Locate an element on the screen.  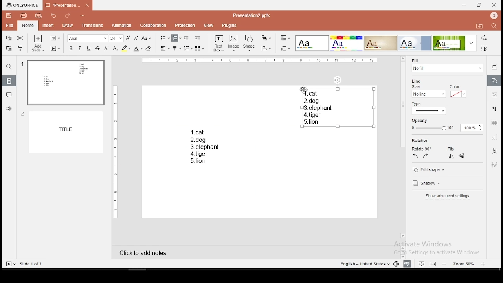
increase indent is located at coordinates (198, 38).